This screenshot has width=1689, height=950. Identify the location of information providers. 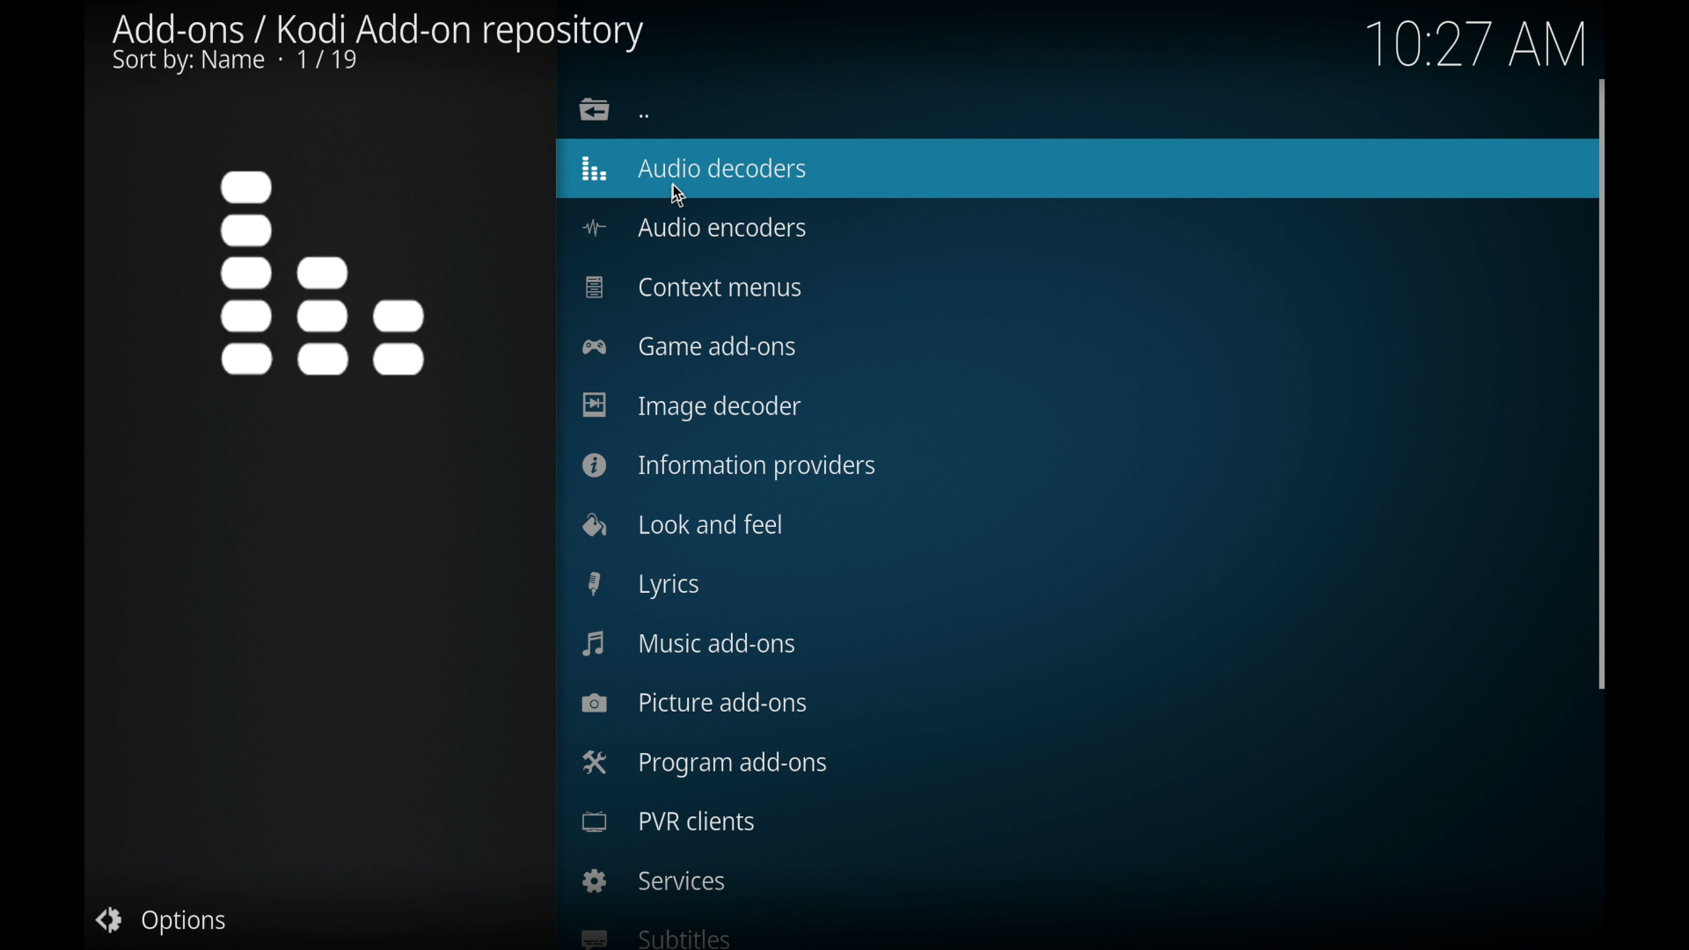
(730, 466).